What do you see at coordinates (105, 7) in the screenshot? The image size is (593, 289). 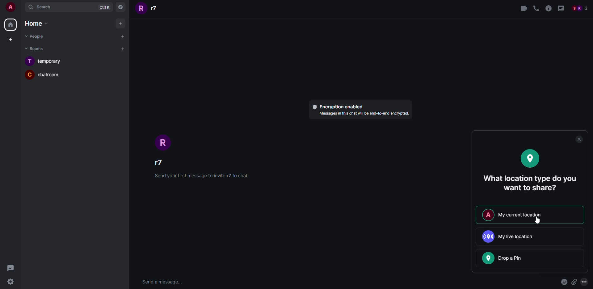 I see `CtrlK` at bounding box center [105, 7].